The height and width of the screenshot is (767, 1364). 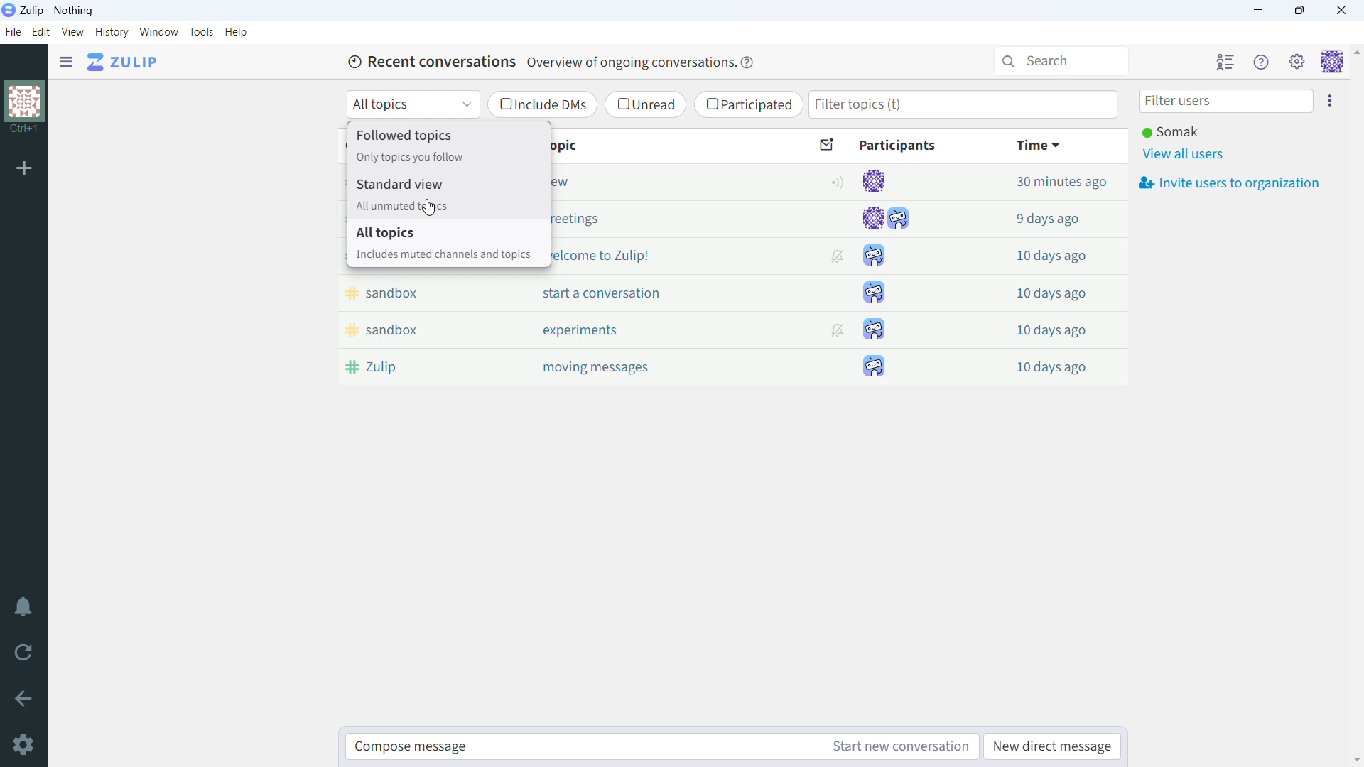 I want to click on participated, so click(x=748, y=104).